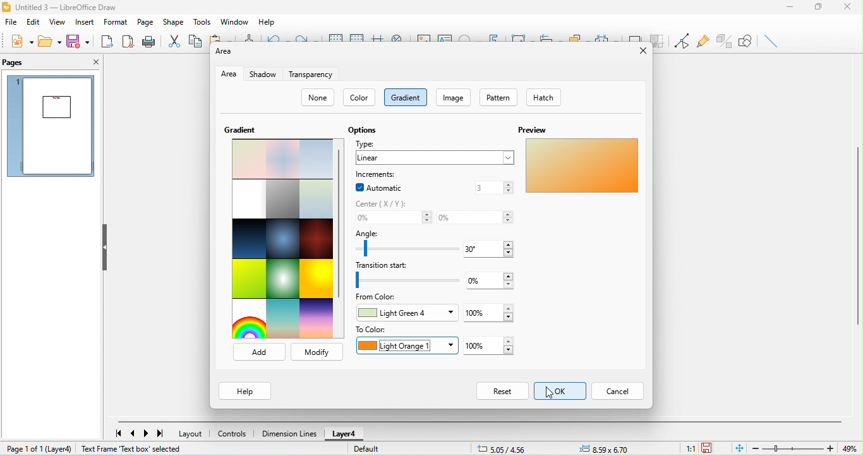 This screenshot has width=863, height=456. I want to click on hatch, so click(546, 96).